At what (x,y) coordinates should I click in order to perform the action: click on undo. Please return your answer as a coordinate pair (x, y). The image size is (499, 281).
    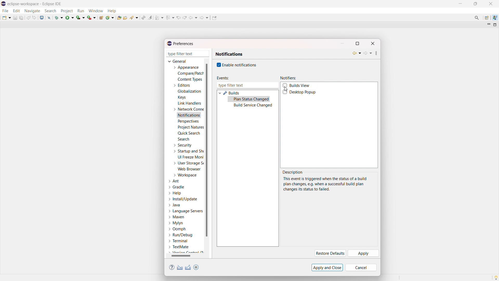
    Looking at the image, I should click on (29, 18).